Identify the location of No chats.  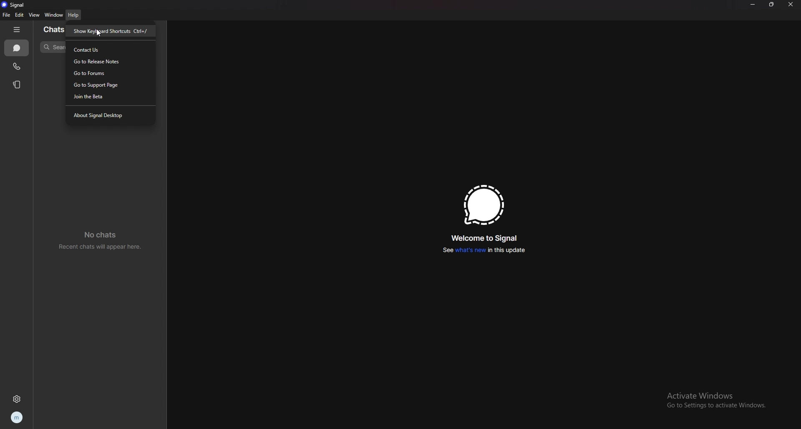
(101, 233).